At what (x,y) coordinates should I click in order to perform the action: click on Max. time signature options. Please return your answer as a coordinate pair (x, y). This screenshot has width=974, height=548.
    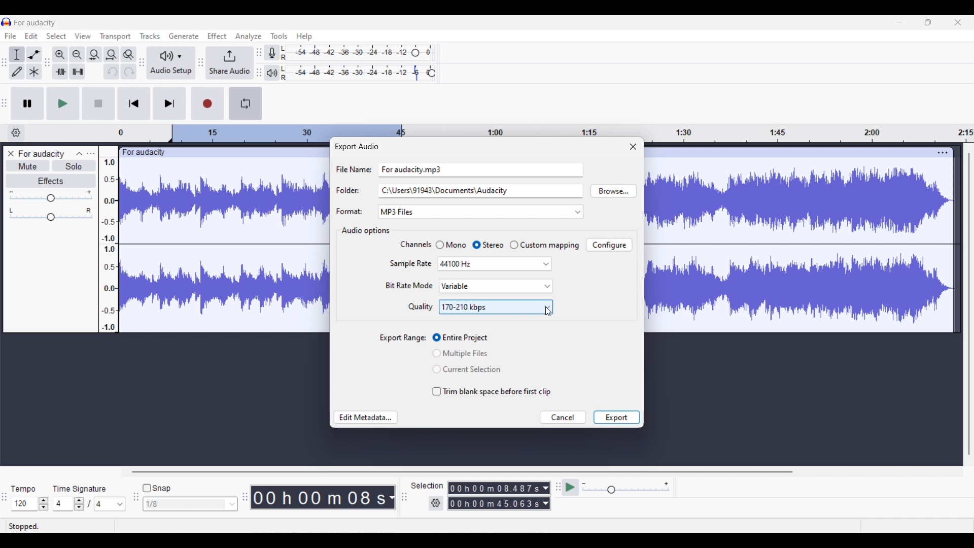
    Looking at the image, I should click on (111, 504).